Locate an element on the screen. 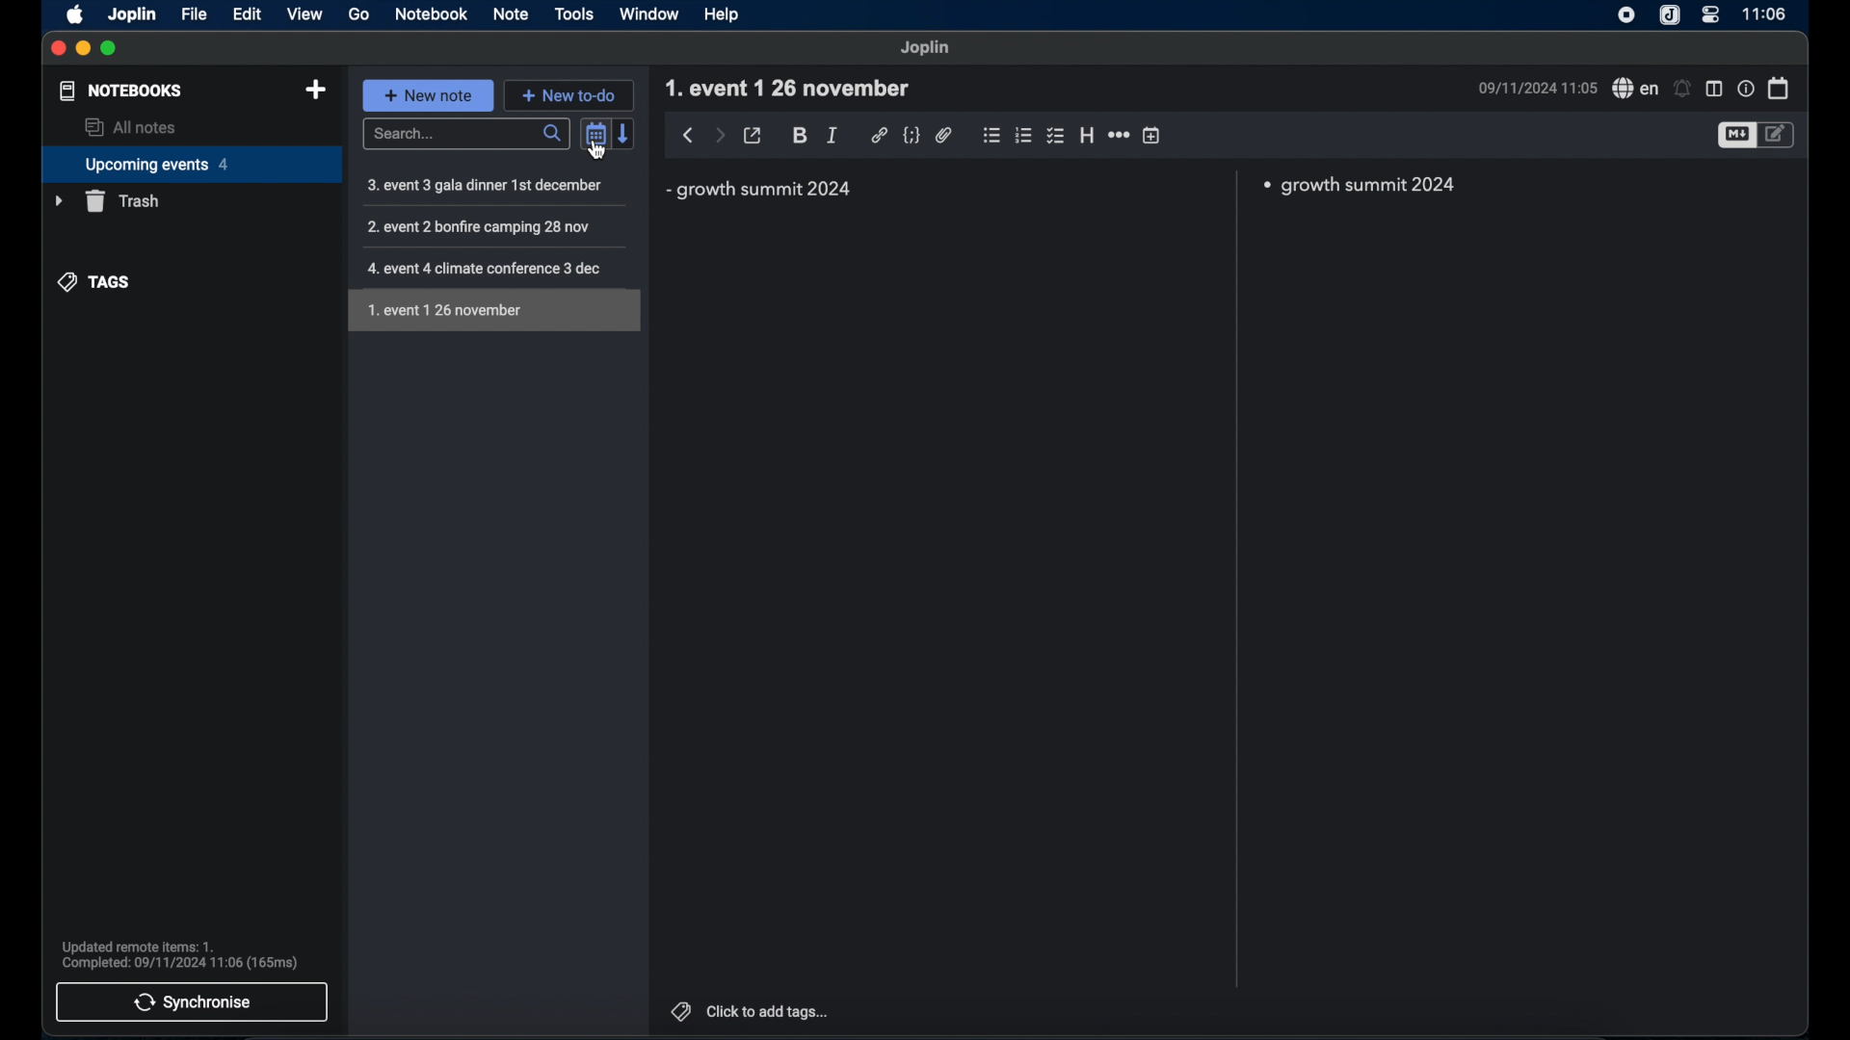 The image size is (1850, 1040). tags is located at coordinates (681, 1009).